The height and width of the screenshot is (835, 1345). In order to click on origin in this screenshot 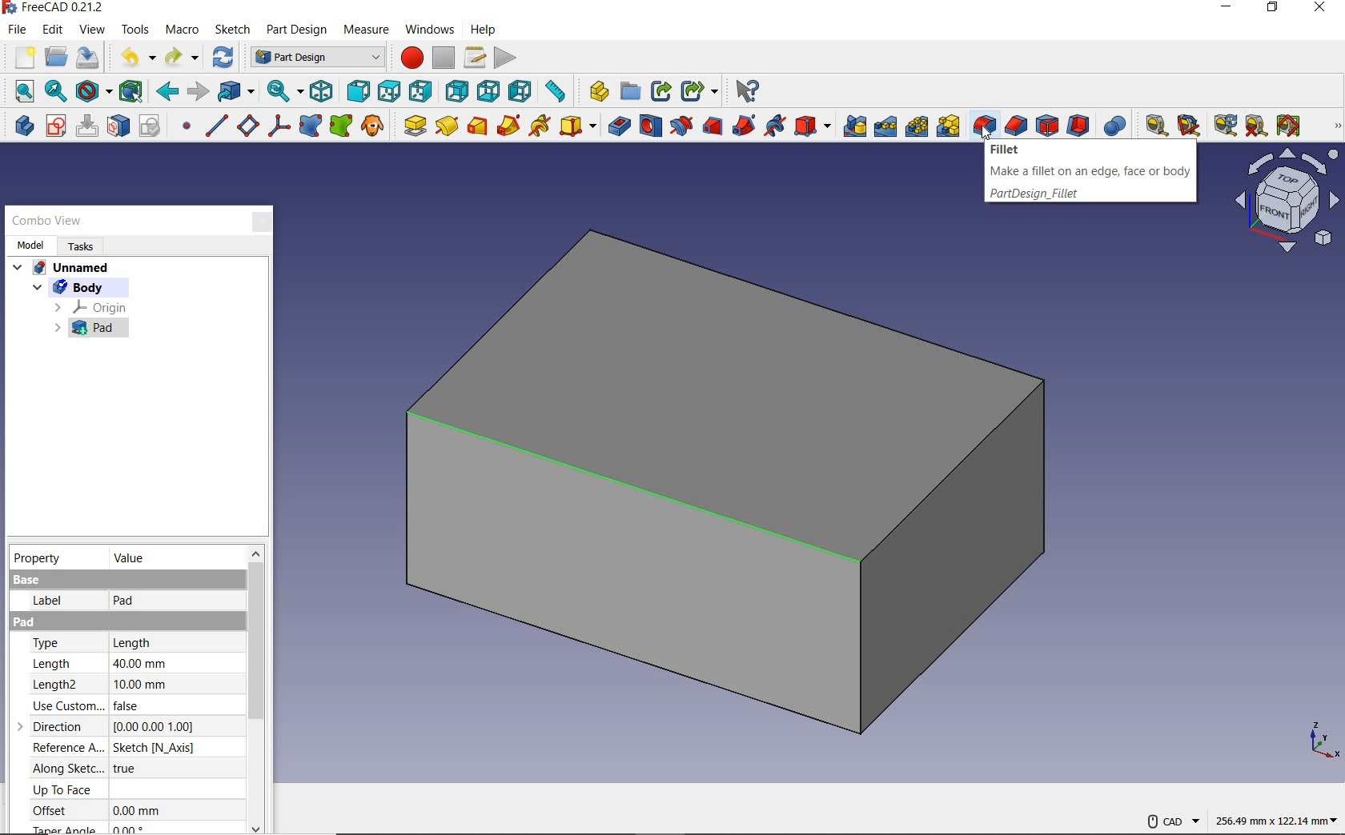, I will do `click(90, 307)`.